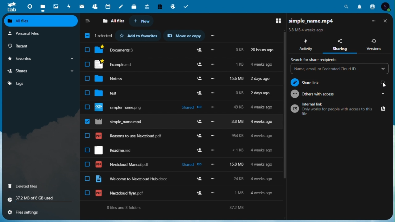 The image size is (395, 222). I want to click on Deleted files, so click(27, 186).